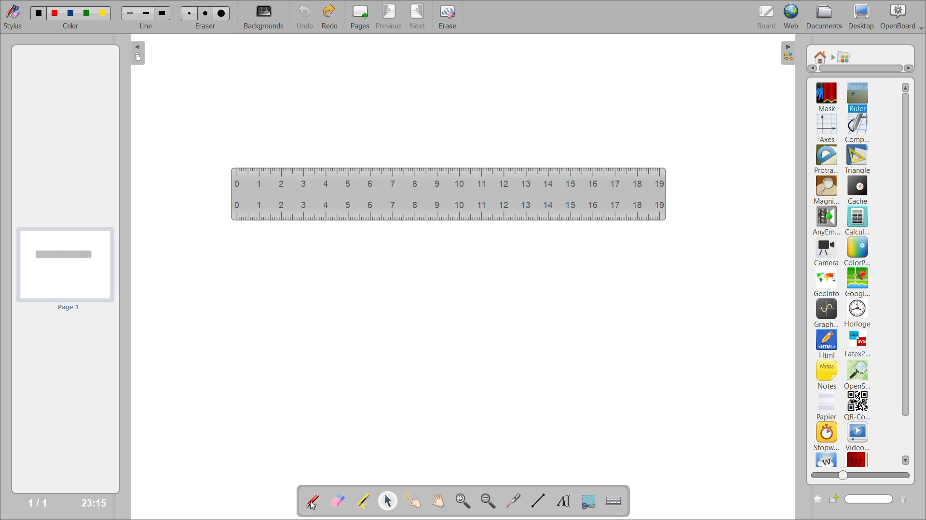 The width and height of the screenshot is (926, 520). What do you see at coordinates (54, 13) in the screenshot?
I see `color 2` at bounding box center [54, 13].